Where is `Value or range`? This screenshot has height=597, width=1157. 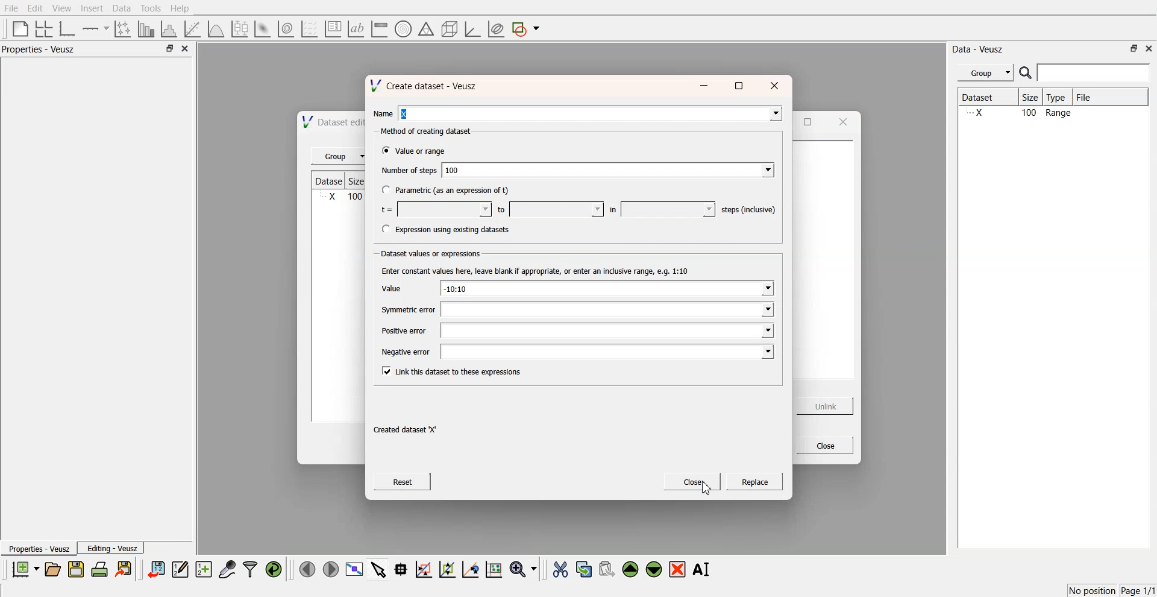 Value or range is located at coordinates (424, 153).